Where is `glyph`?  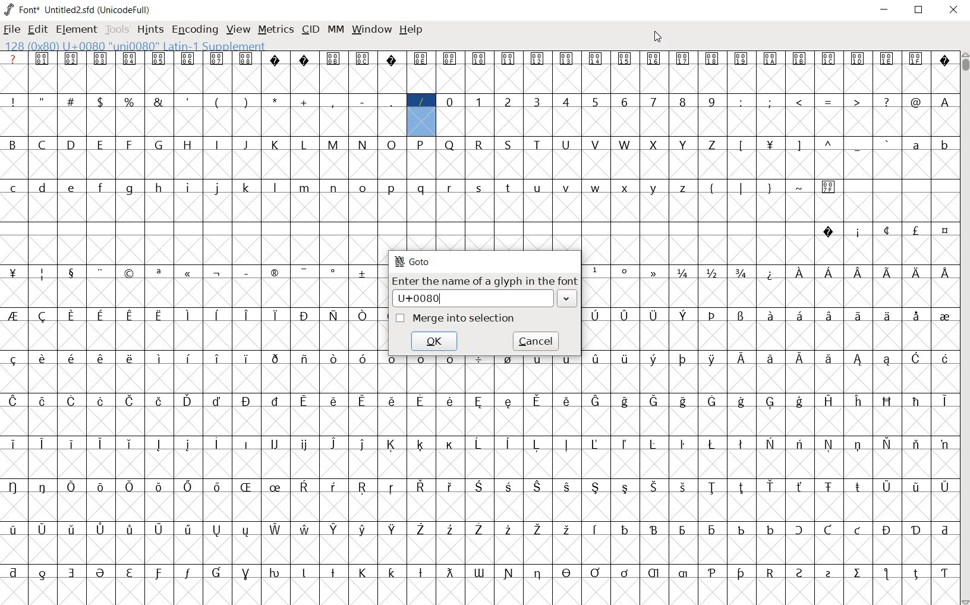 glyph is located at coordinates (596, 530).